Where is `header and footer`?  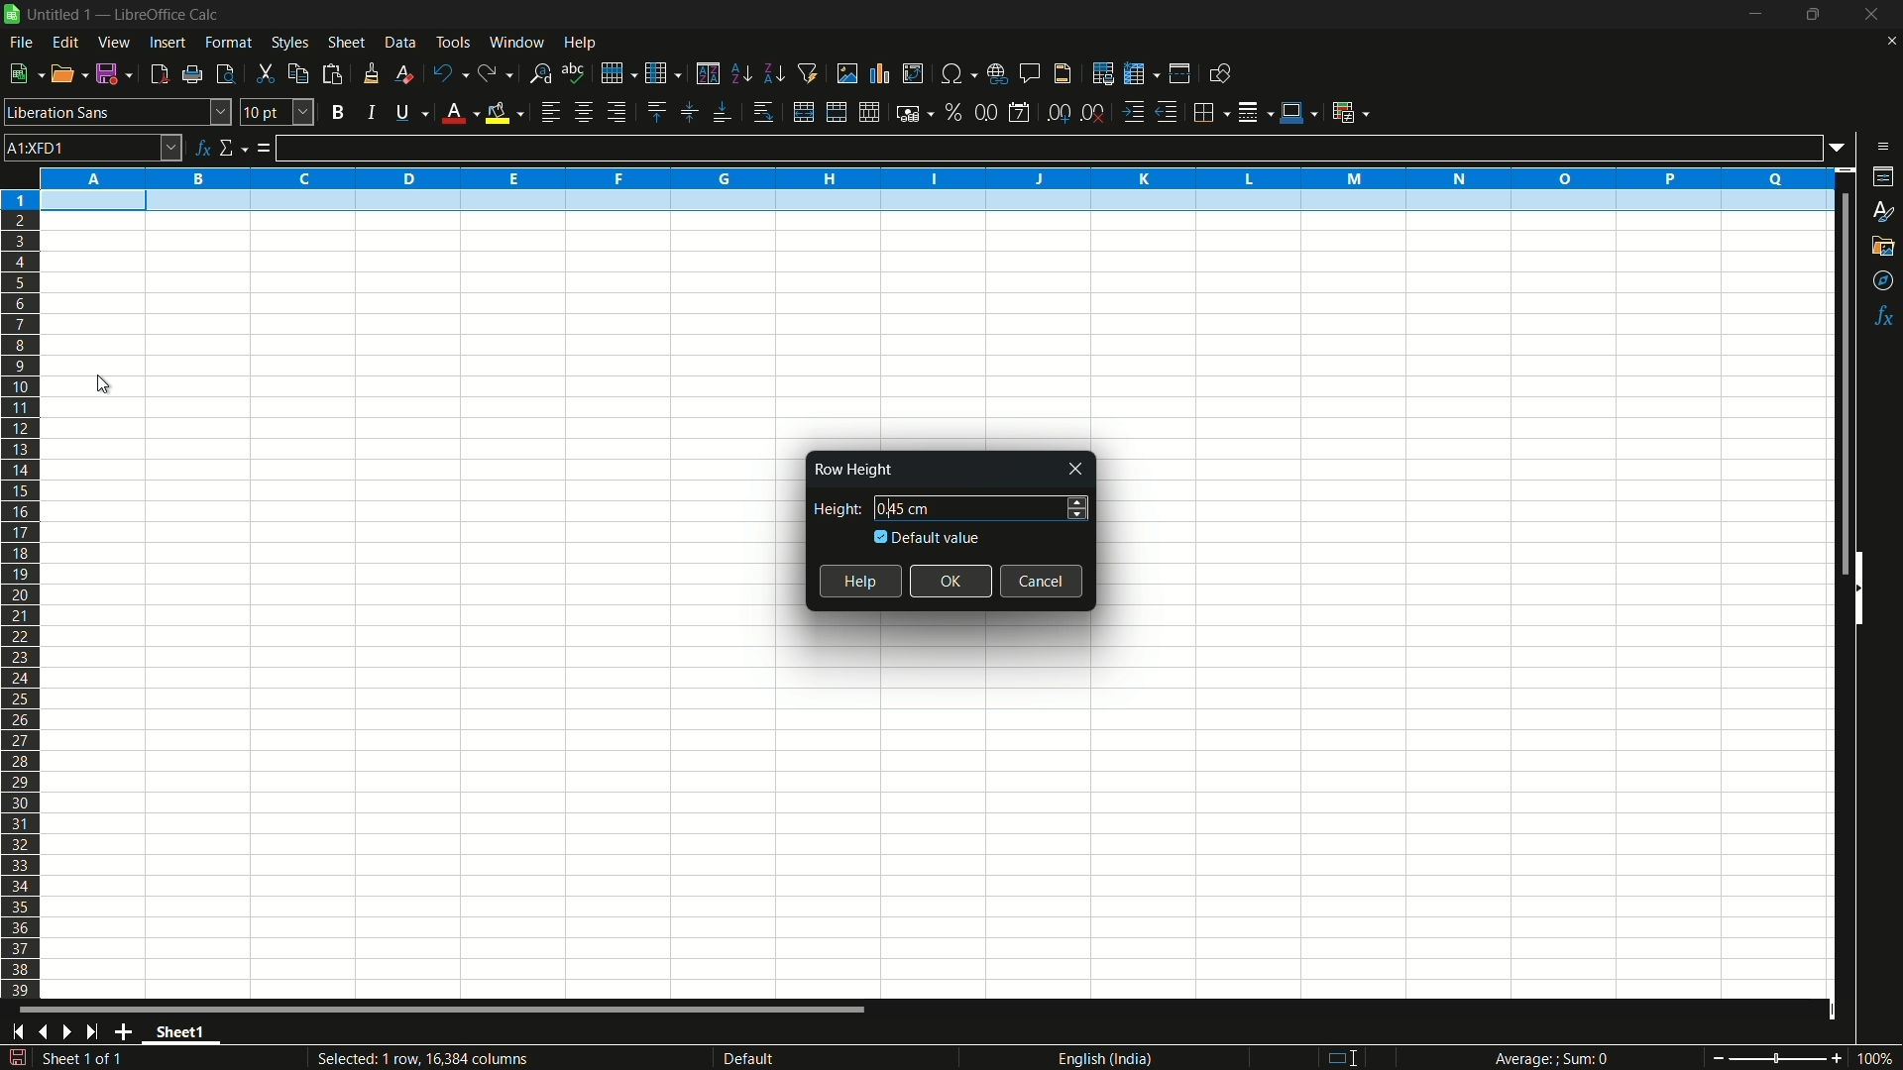
header and footer is located at coordinates (1063, 74).